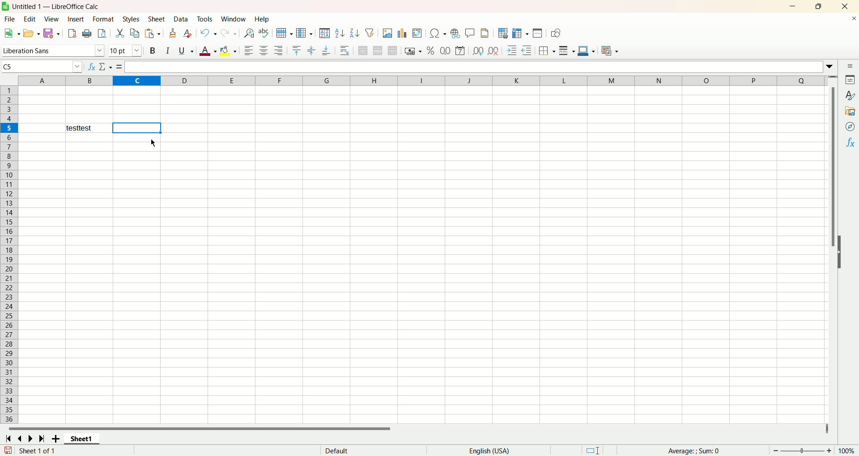  Describe the element at coordinates (486, 33) in the screenshot. I see `headers and footers` at that location.